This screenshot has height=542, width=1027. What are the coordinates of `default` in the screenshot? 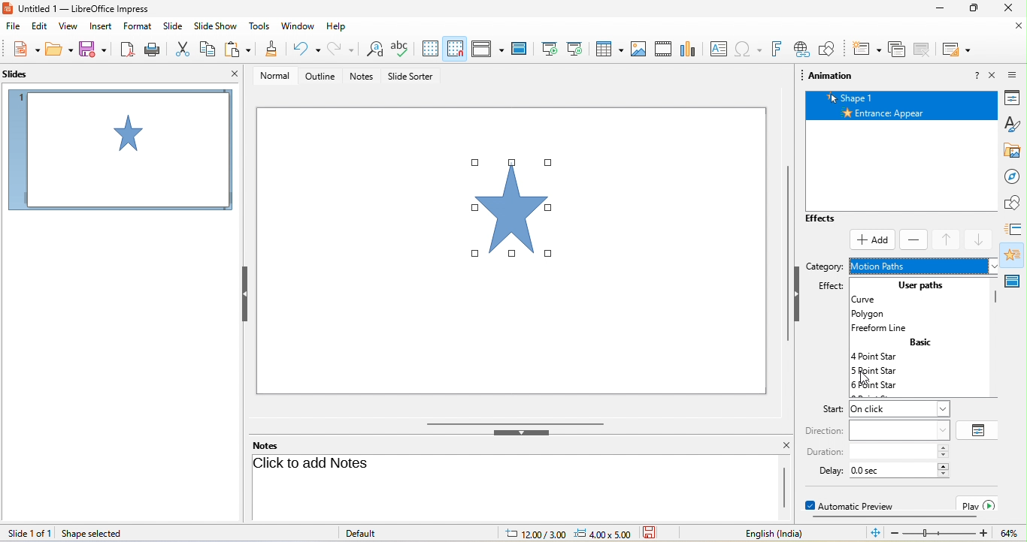 It's located at (362, 533).